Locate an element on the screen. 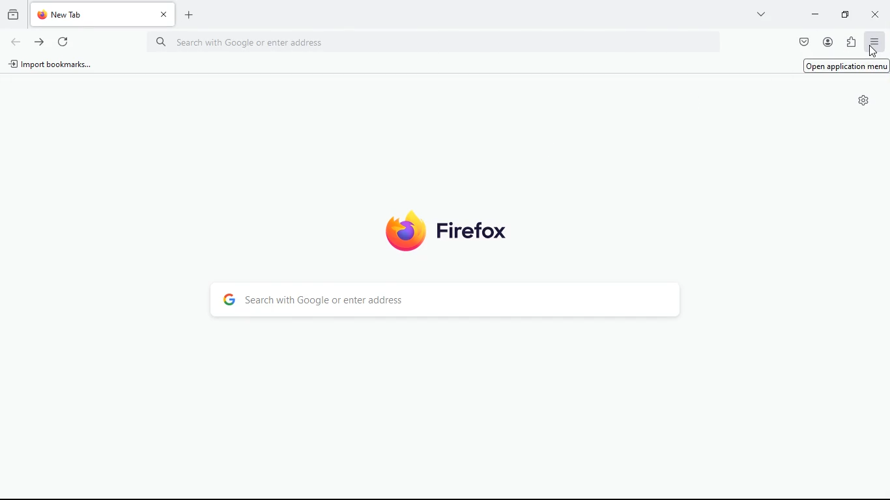 Image resolution: width=890 pixels, height=500 pixels. url is located at coordinates (259, 42).